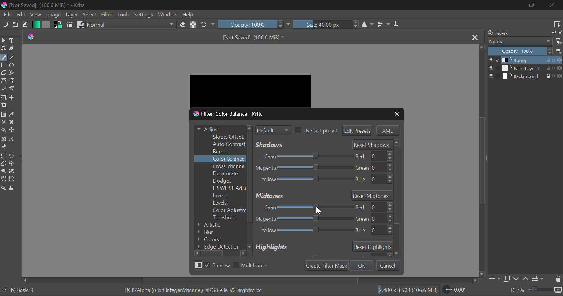 Image resolution: width=563 pixels, height=296 pixels. What do you see at coordinates (4, 130) in the screenshot?
I see `Fill` at bounding box center [4, 130].